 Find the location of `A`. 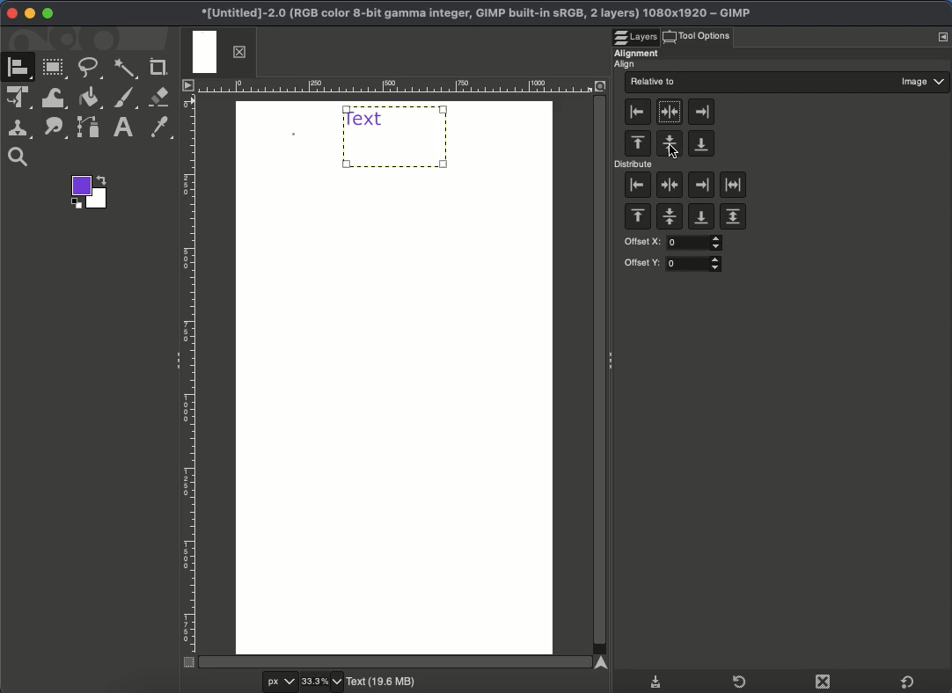

A is located at coordinates (21, 69).